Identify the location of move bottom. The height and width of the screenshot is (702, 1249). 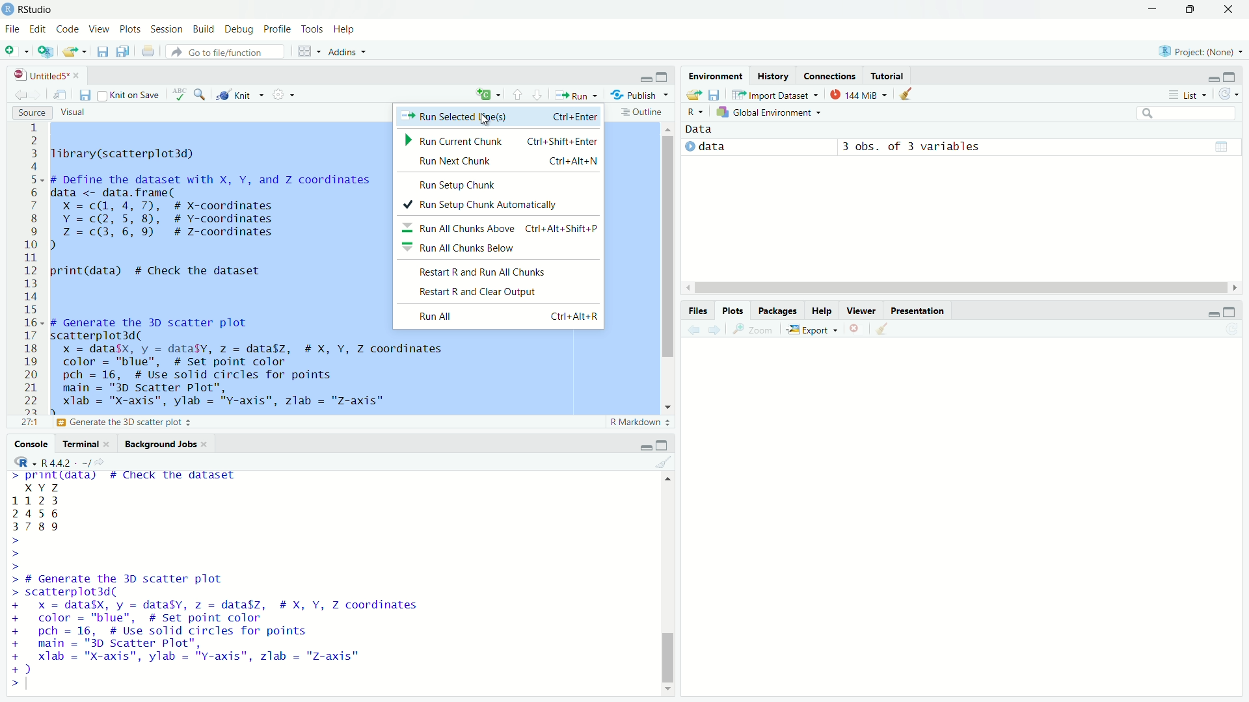
(667, 689).